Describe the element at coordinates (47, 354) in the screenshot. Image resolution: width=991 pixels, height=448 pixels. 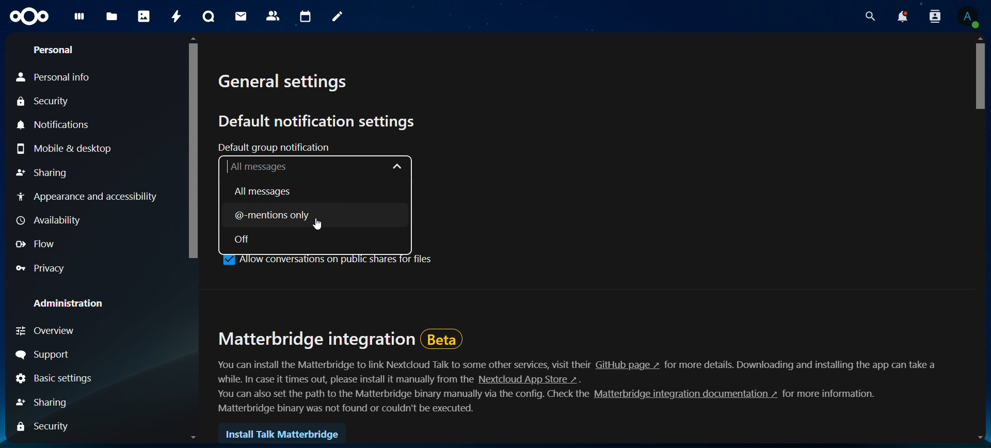
I see `support` at that location.